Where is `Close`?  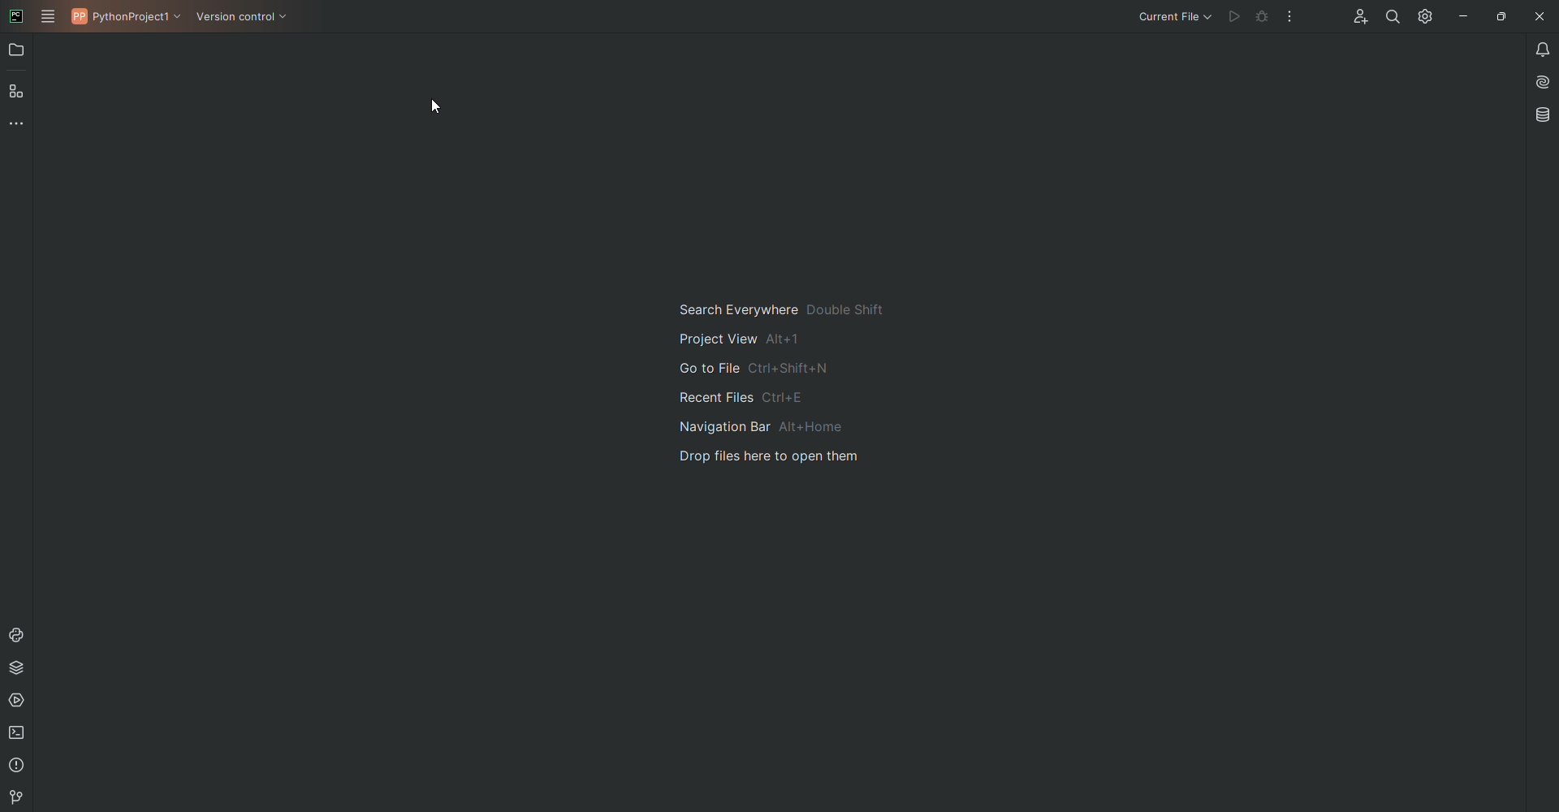 Close is located at coordinates (1538, 16).